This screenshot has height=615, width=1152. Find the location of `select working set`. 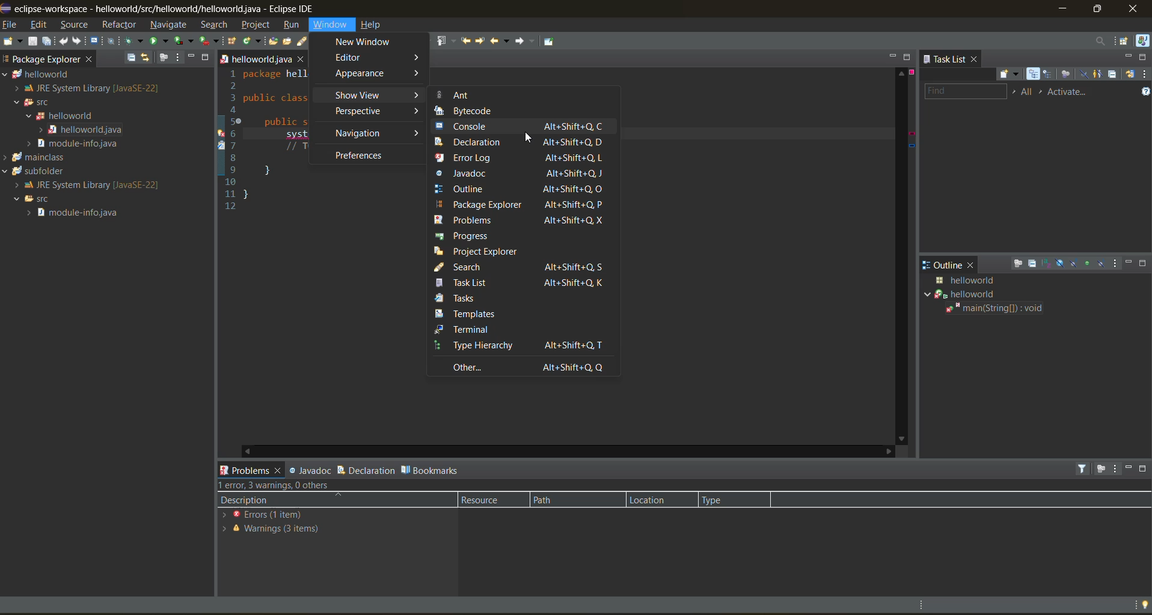

select working set is located at coordinates (1014, 92).